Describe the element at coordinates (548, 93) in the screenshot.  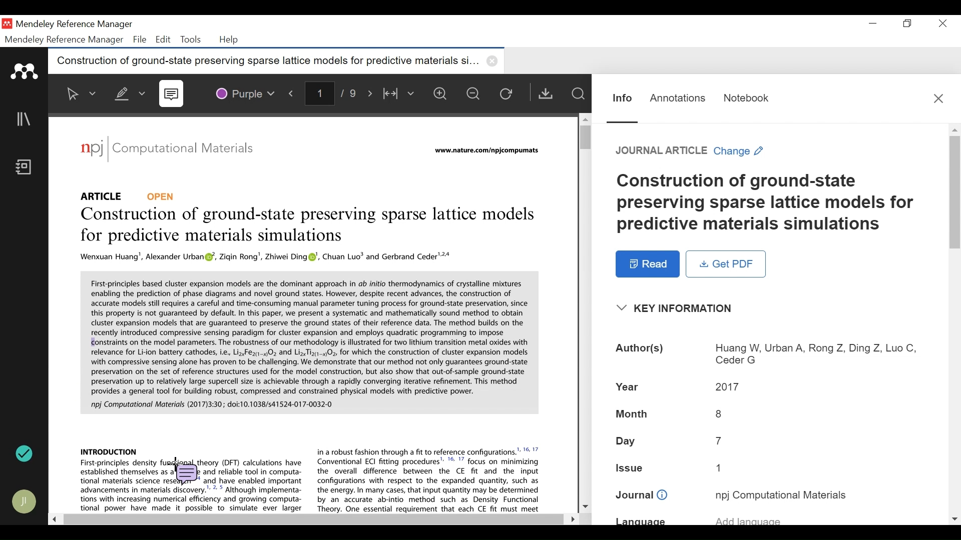
I see `Get PDF` at that location.